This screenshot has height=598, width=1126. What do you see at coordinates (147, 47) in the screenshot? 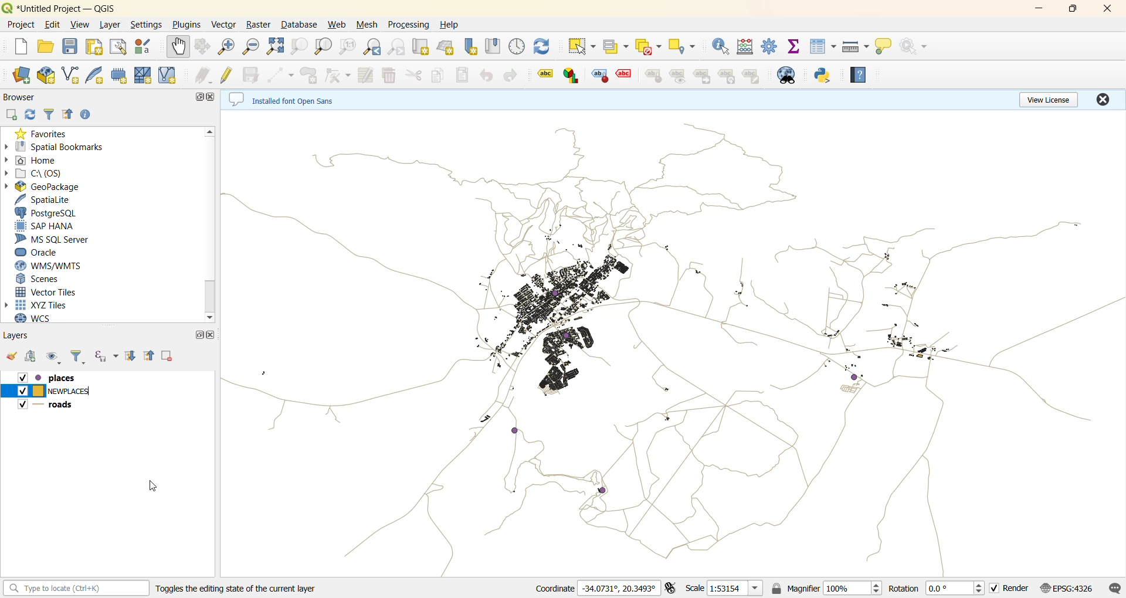
I see `style manager` at bounding box center [147, 47].